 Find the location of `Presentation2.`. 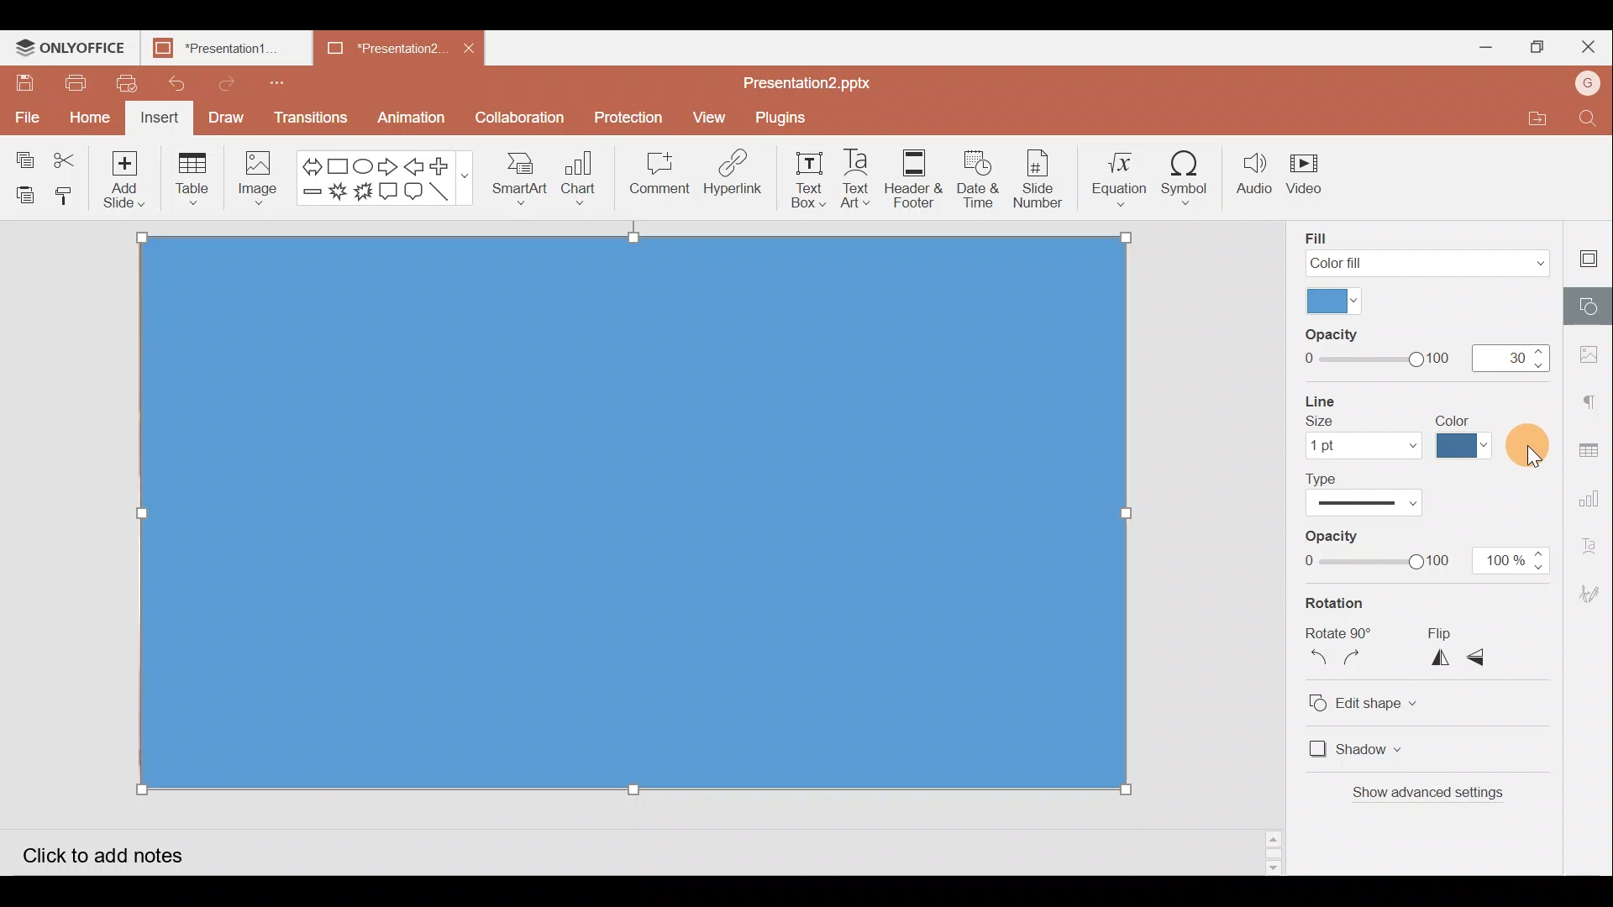

Presentation2. is located at coordinates (373, 49).